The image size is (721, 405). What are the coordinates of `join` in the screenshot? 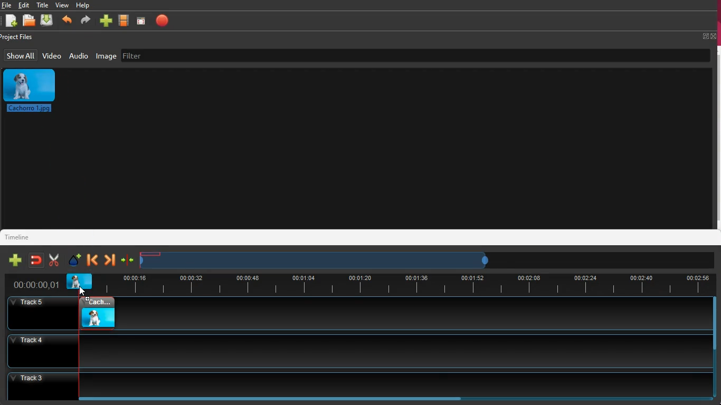 It's located at (37, 260).